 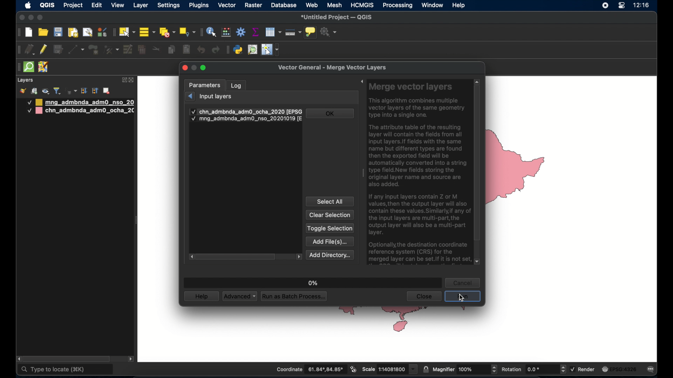 What do you see at coordinates (463, 282) in the screenshot?
I see `cancel` at bounding box center [463, 282].